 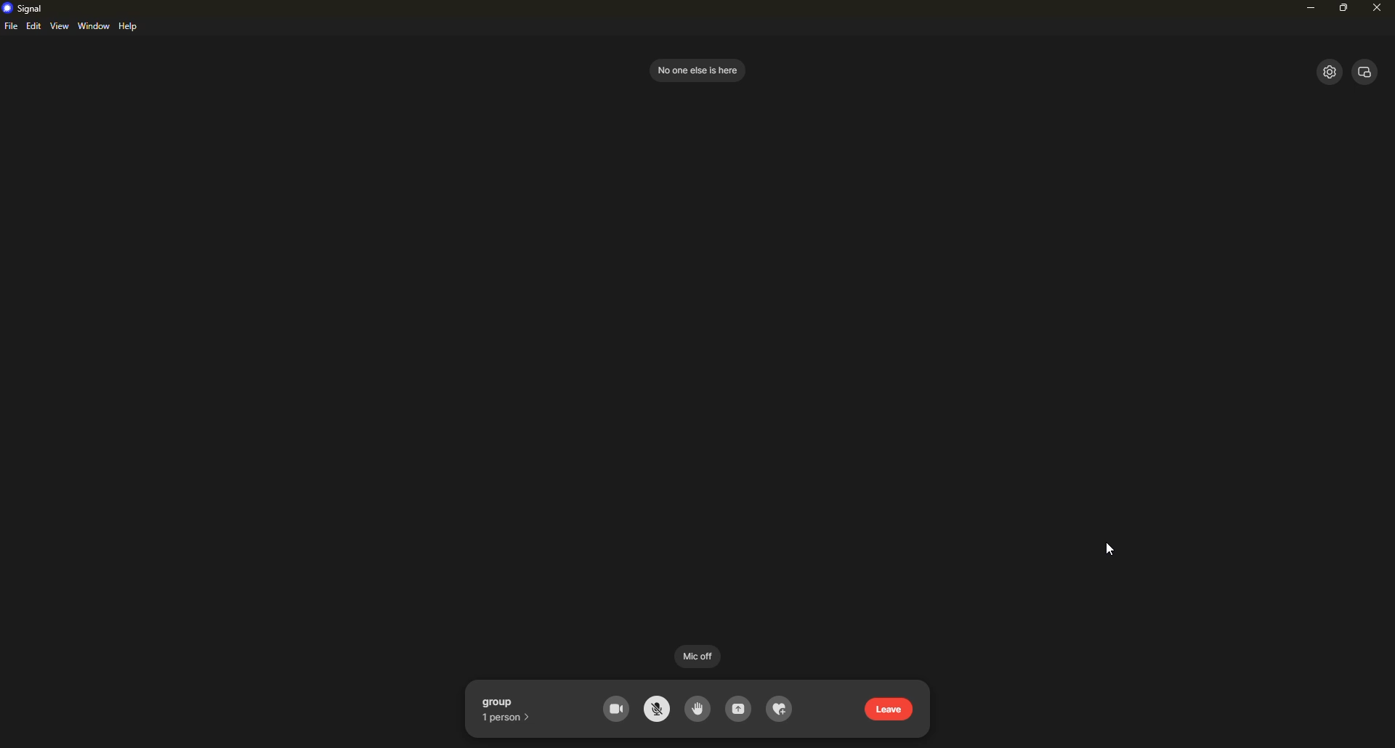 I want to click on group call, so click(x=510, y=701).